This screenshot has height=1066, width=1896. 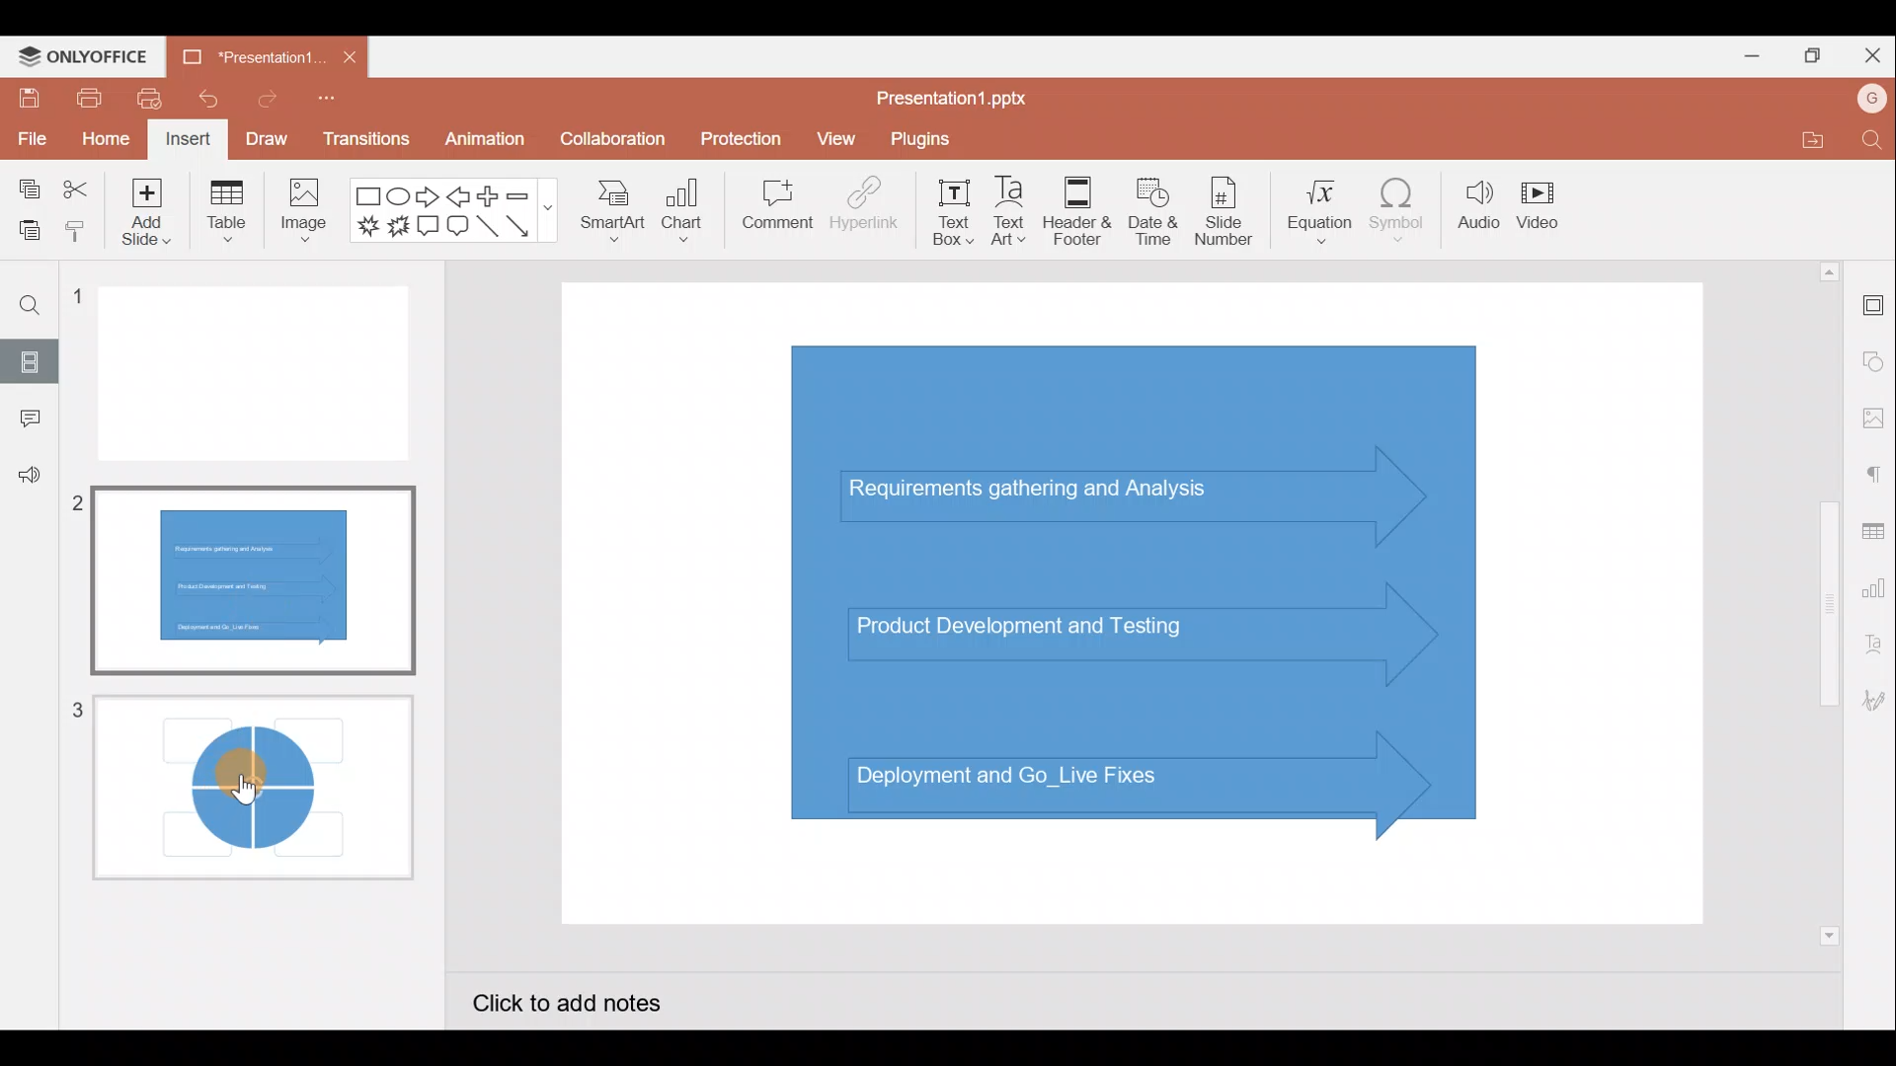 I want to click on Rectangular callout, so click(x=427, y=225).